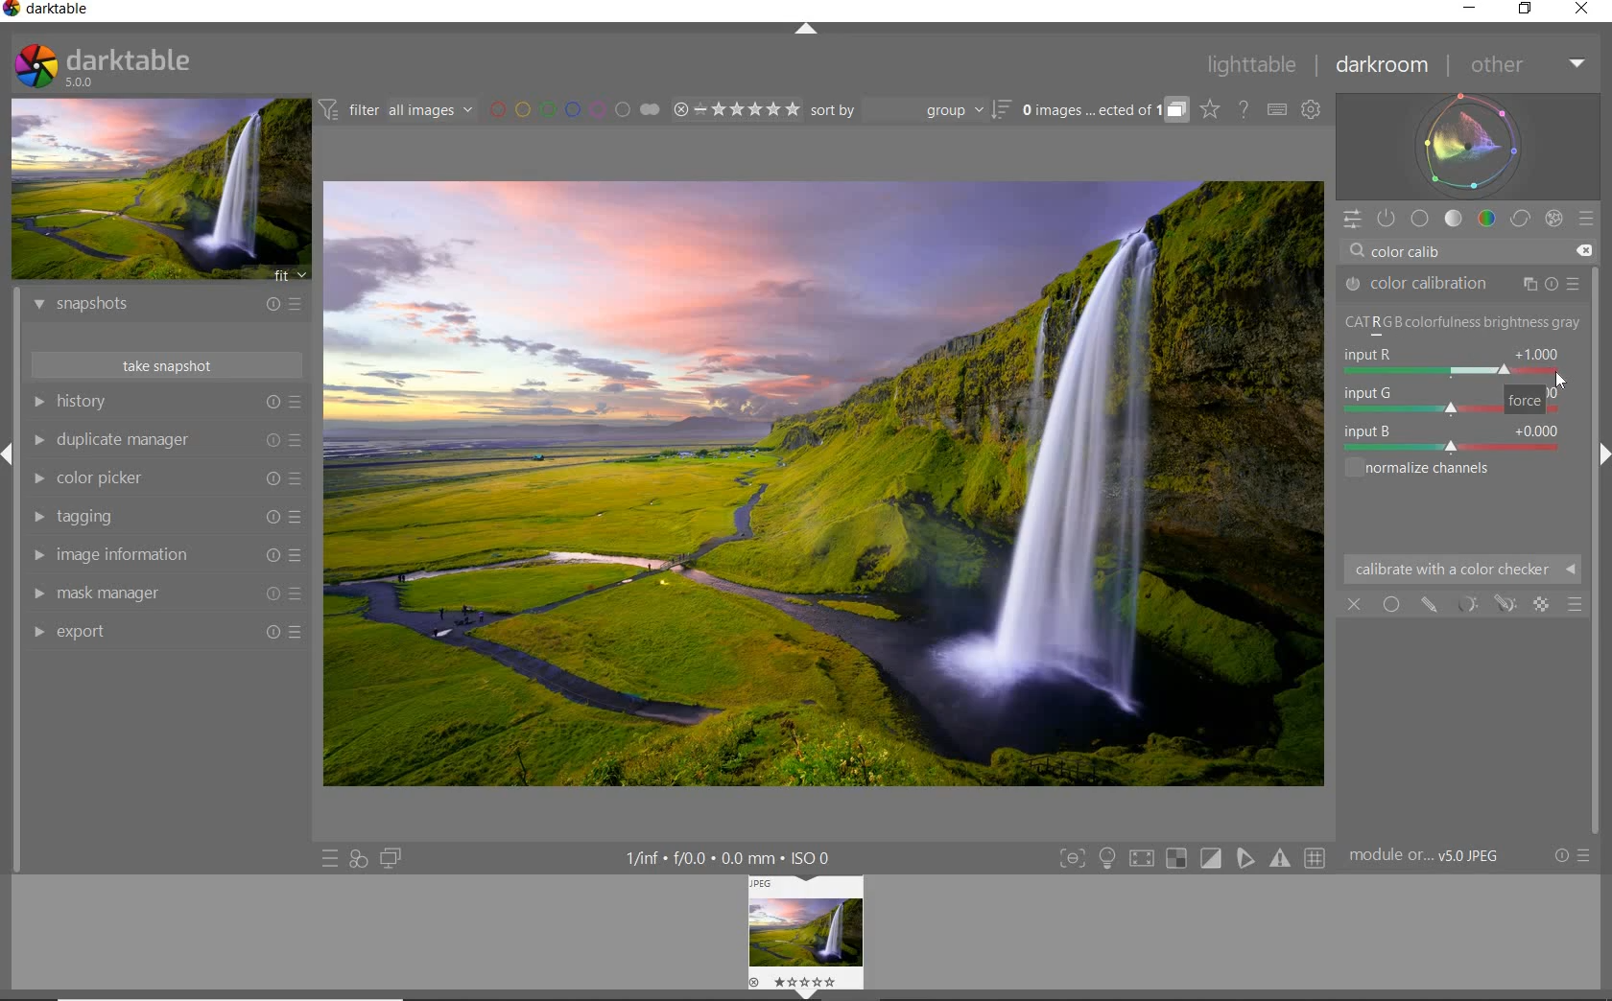 The height and width of the screenshot is (1001, 1612). What do you see at coordinates (1448, 399) in the screenshot?
I see `INPUT G` at bounding box center [1448, 399].